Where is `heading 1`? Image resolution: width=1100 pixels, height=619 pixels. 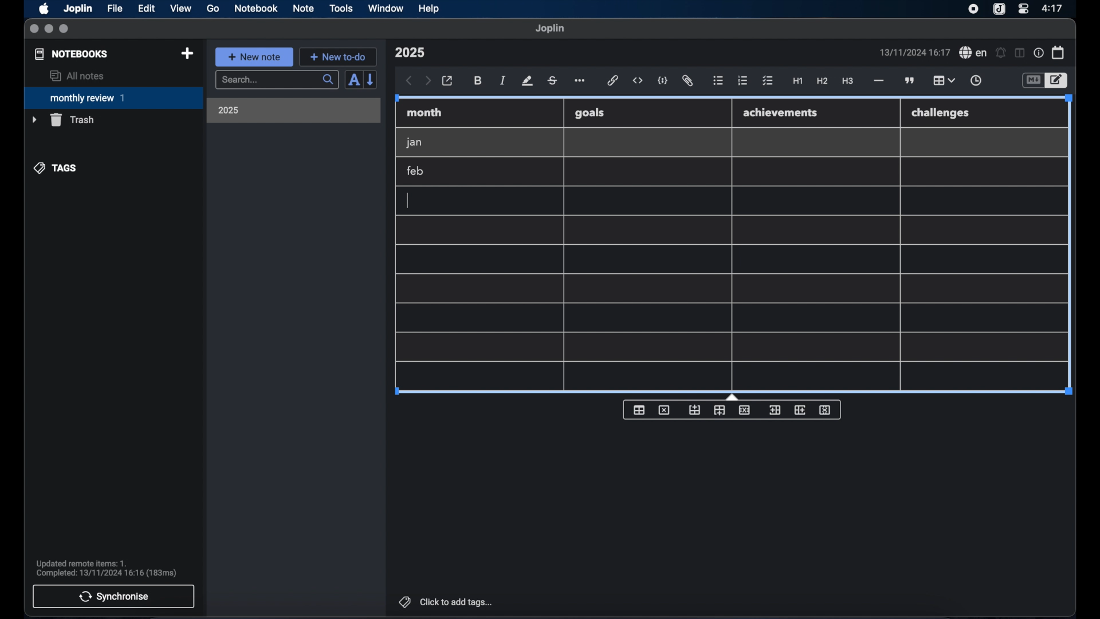
heading 1 is located at coordinates (798, 81).